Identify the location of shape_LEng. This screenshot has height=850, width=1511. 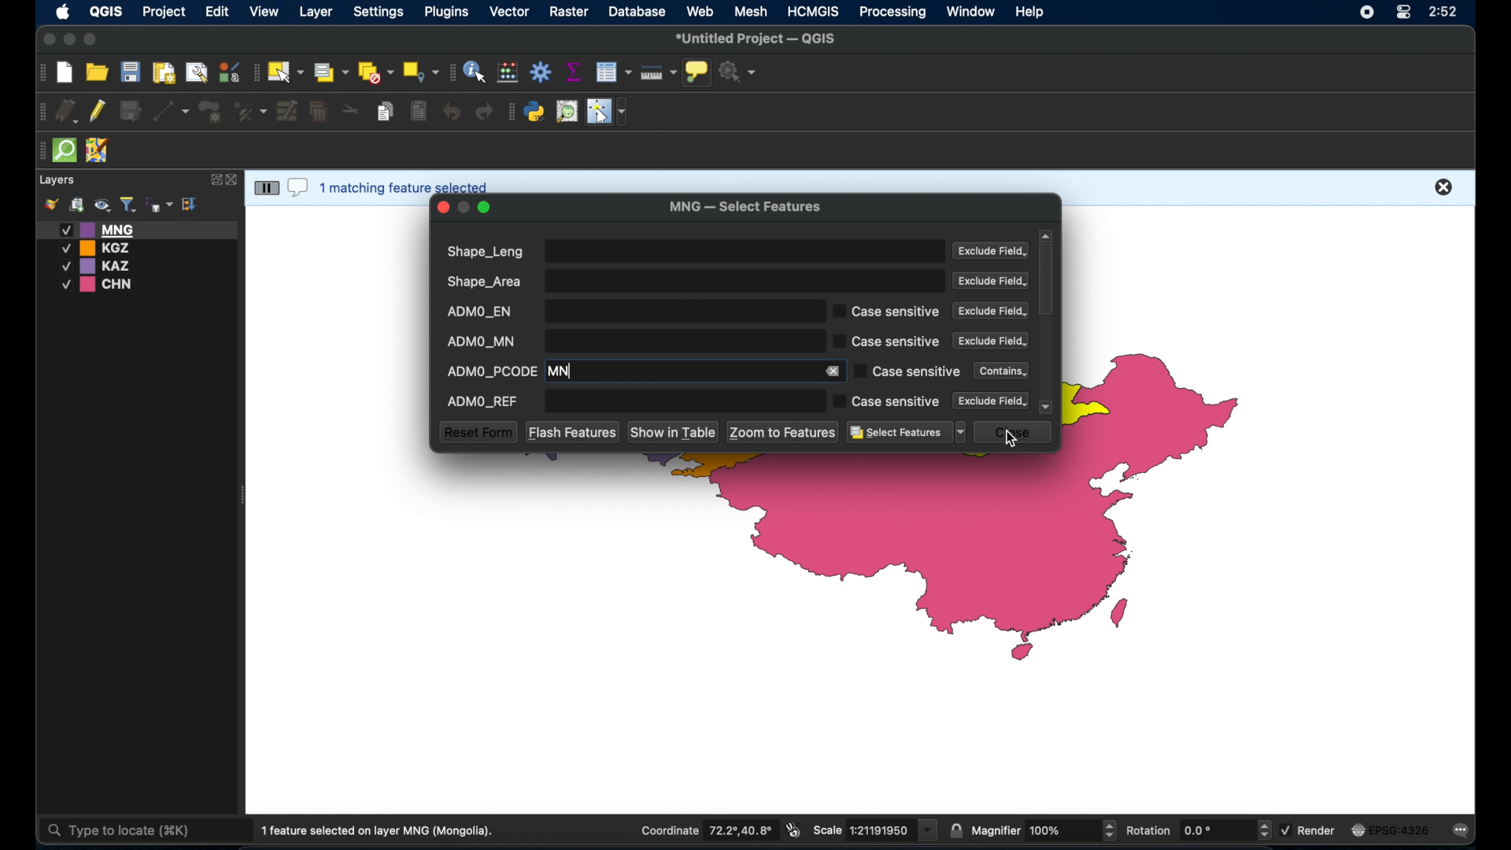
(692, 251).